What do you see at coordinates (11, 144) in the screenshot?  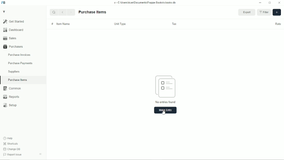 I see `shortcuts` at bounding box center [11, 144].